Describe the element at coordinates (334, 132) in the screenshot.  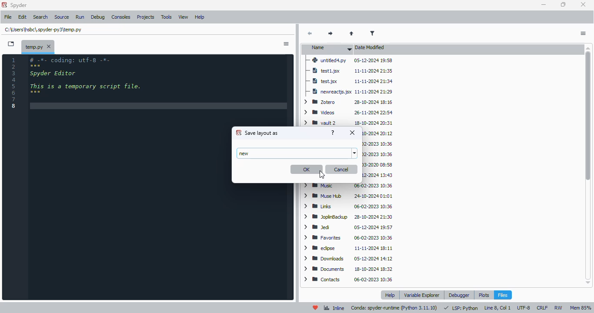
I see `help` at that location.